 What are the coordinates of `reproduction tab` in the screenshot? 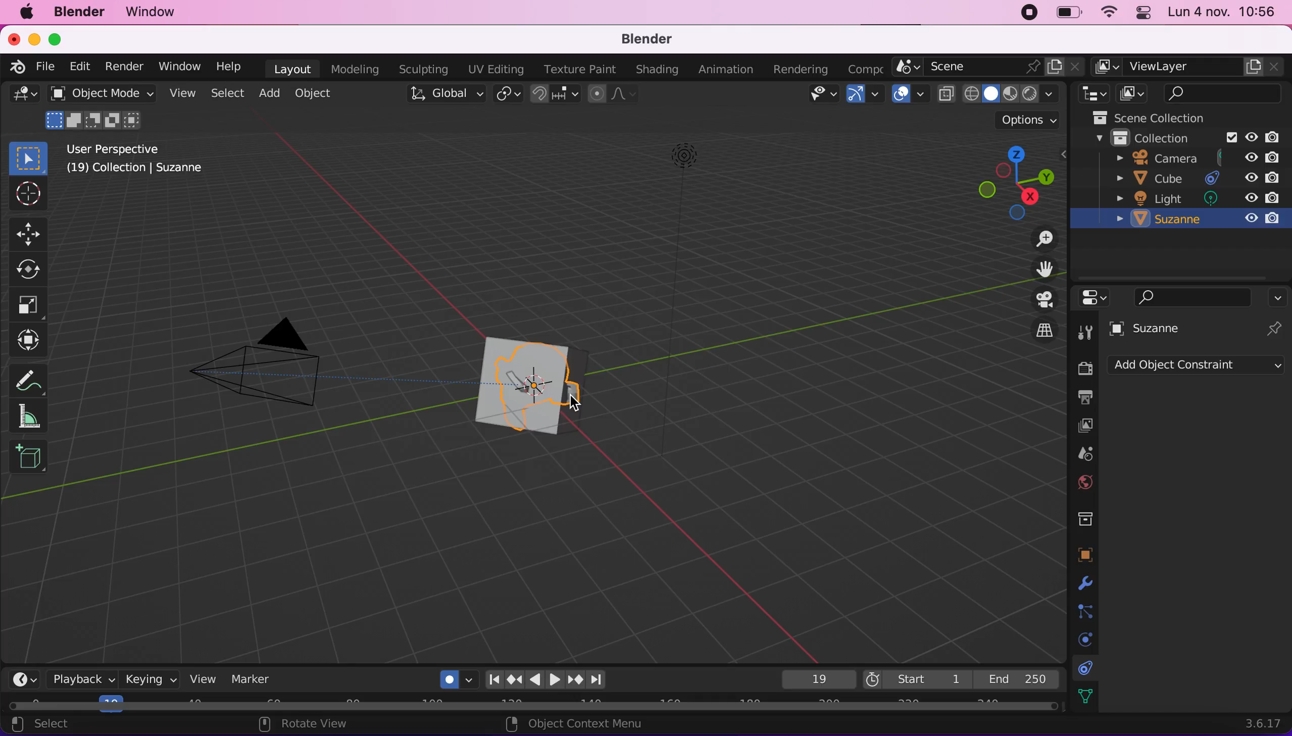 It's located at (560, 677).